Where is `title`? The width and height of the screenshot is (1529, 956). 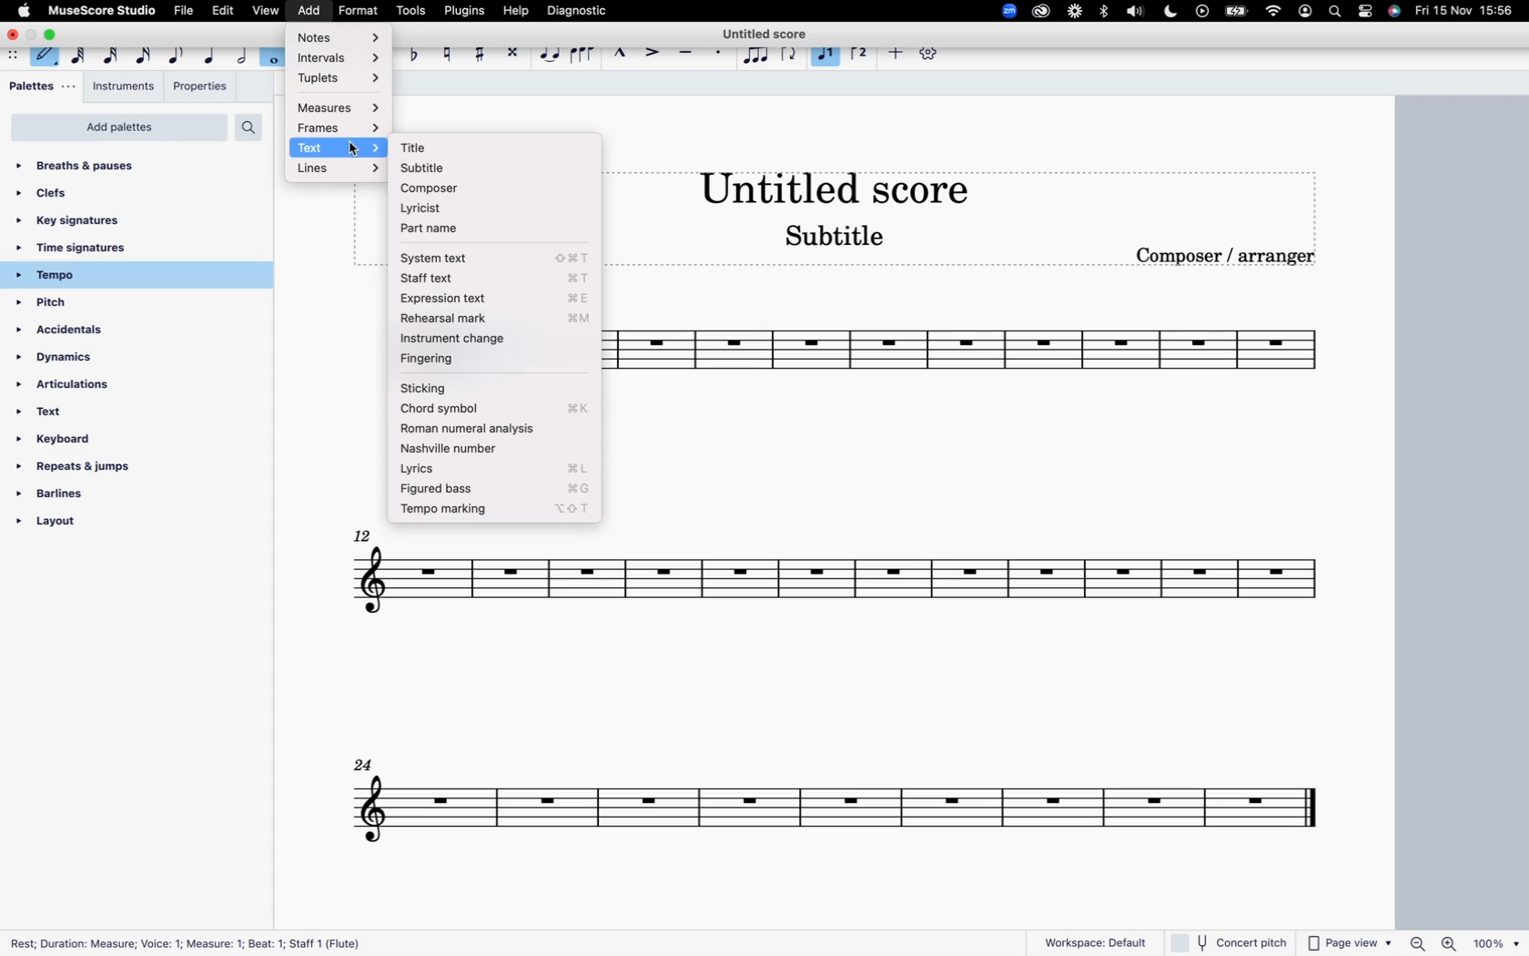 title is located at coordinates (479, 149).